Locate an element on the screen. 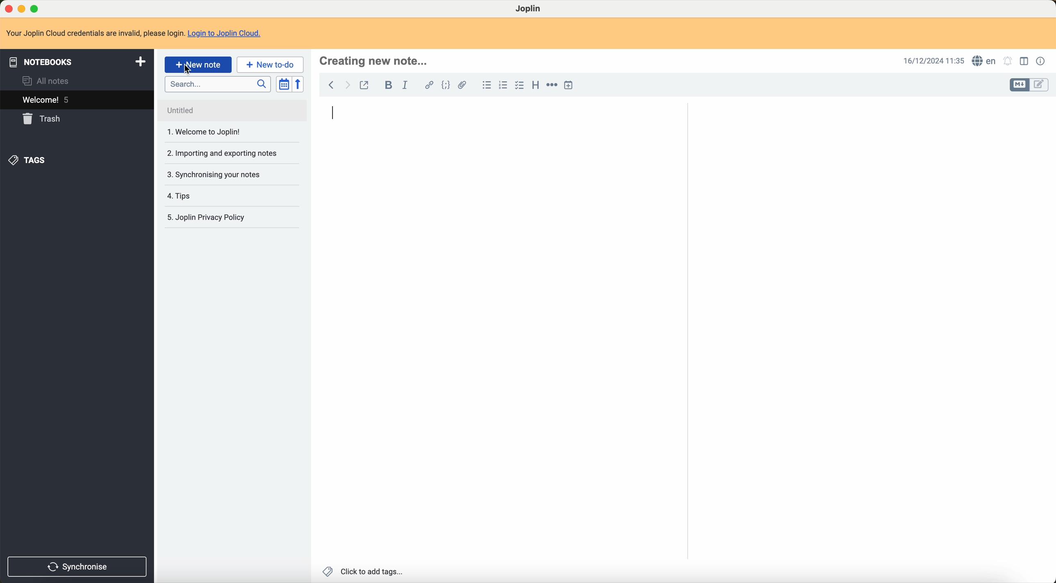  untitled is located at coordinates (199, 111).